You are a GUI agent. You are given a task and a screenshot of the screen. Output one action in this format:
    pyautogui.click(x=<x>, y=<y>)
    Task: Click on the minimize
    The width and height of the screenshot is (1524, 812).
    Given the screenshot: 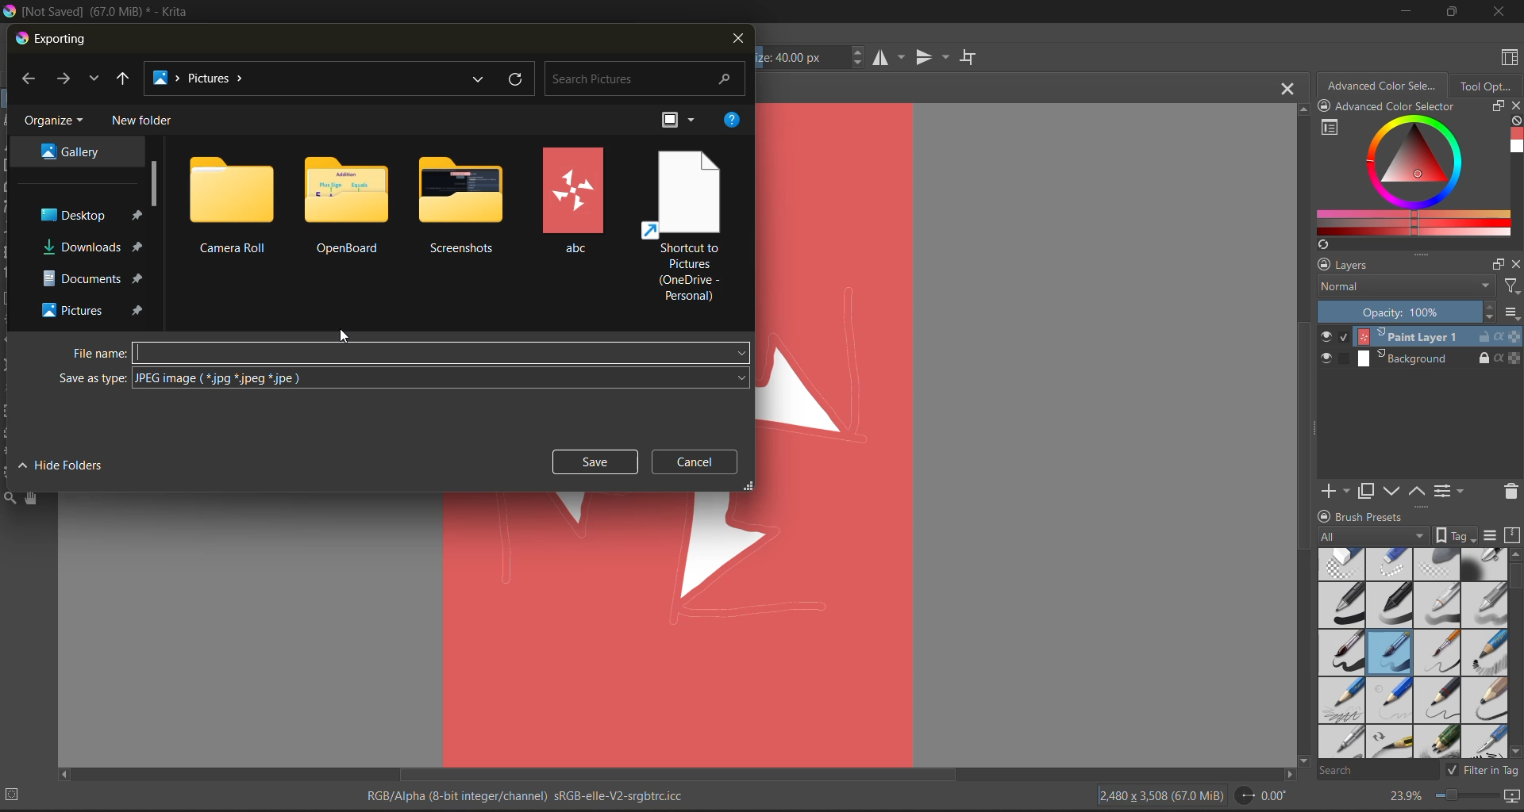 What is the action you would take?
    pyautogui.click(x=1407, y=14)
    